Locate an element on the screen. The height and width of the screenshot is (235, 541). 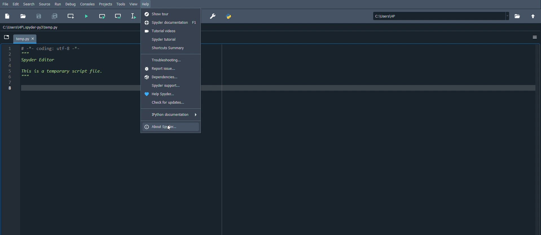
Consoles is located at coordinates (87, 4).